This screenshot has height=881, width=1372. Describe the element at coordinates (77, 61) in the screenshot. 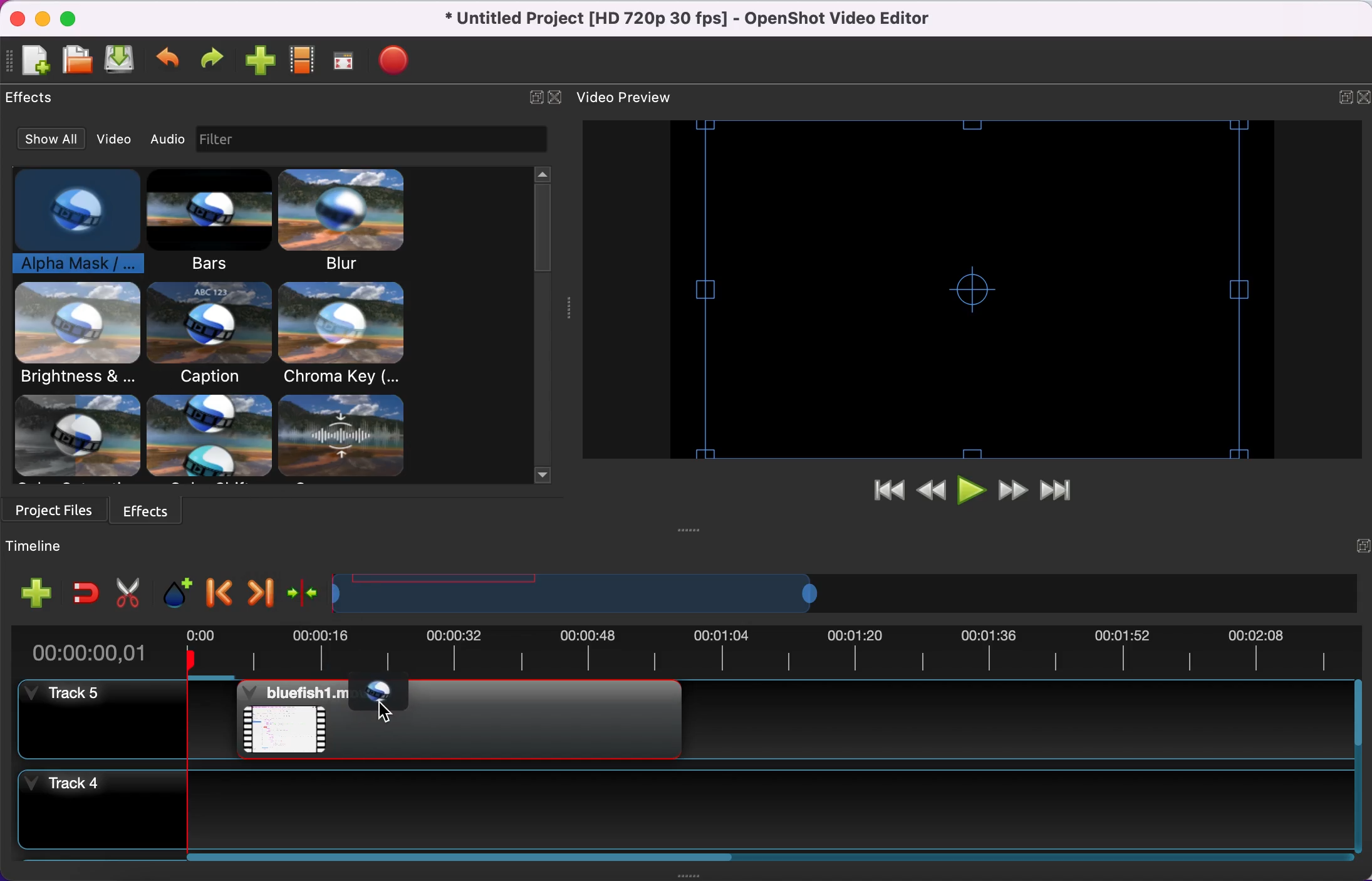

I see `open file` at that location.